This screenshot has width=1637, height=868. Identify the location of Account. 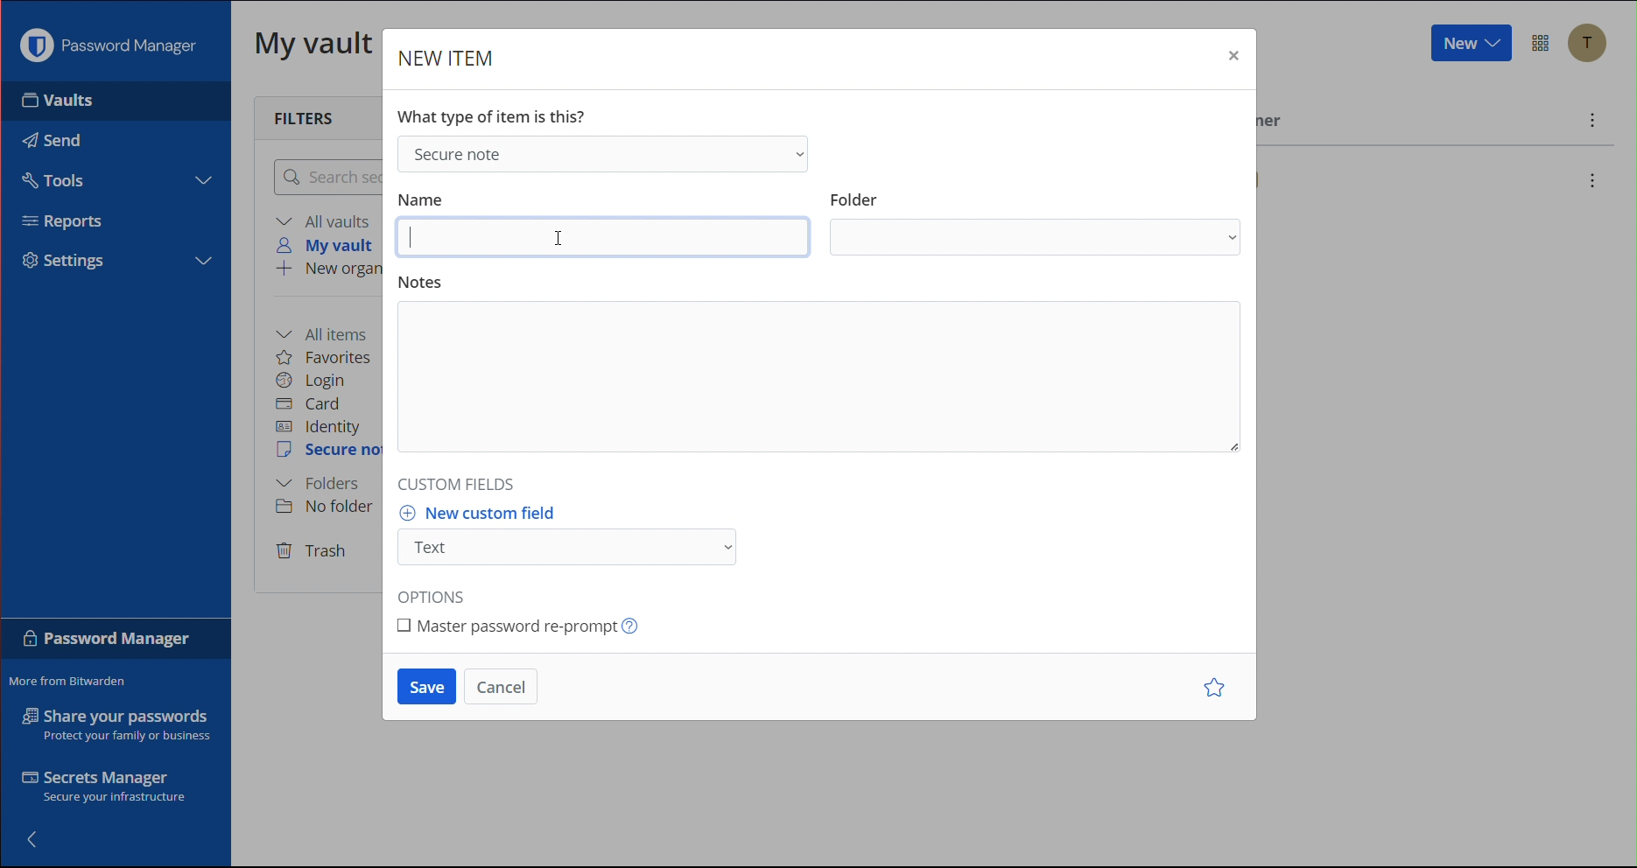
(1593, 45).